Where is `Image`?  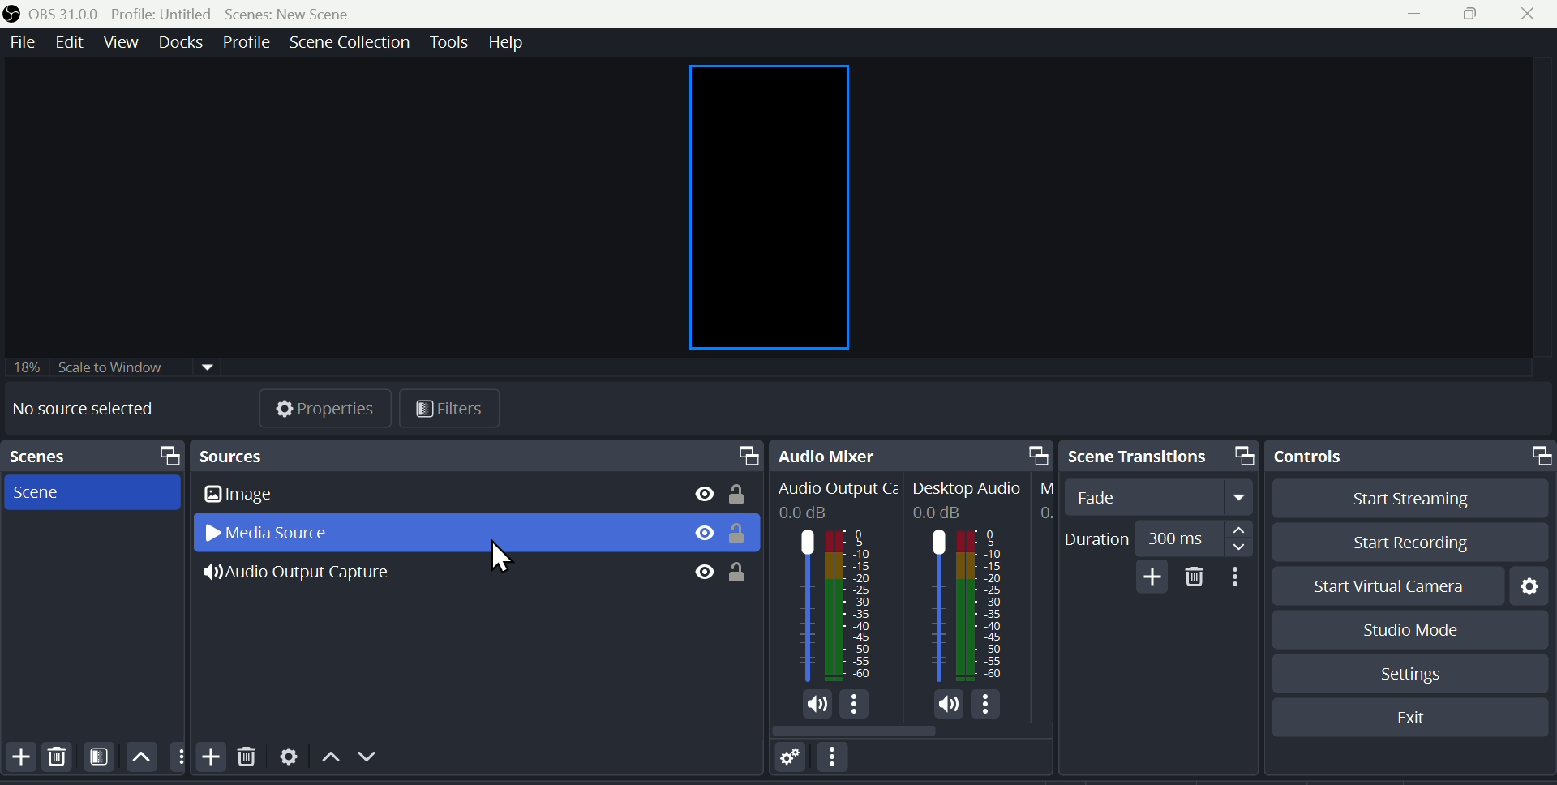
Image is located at coordinates (272, 495).